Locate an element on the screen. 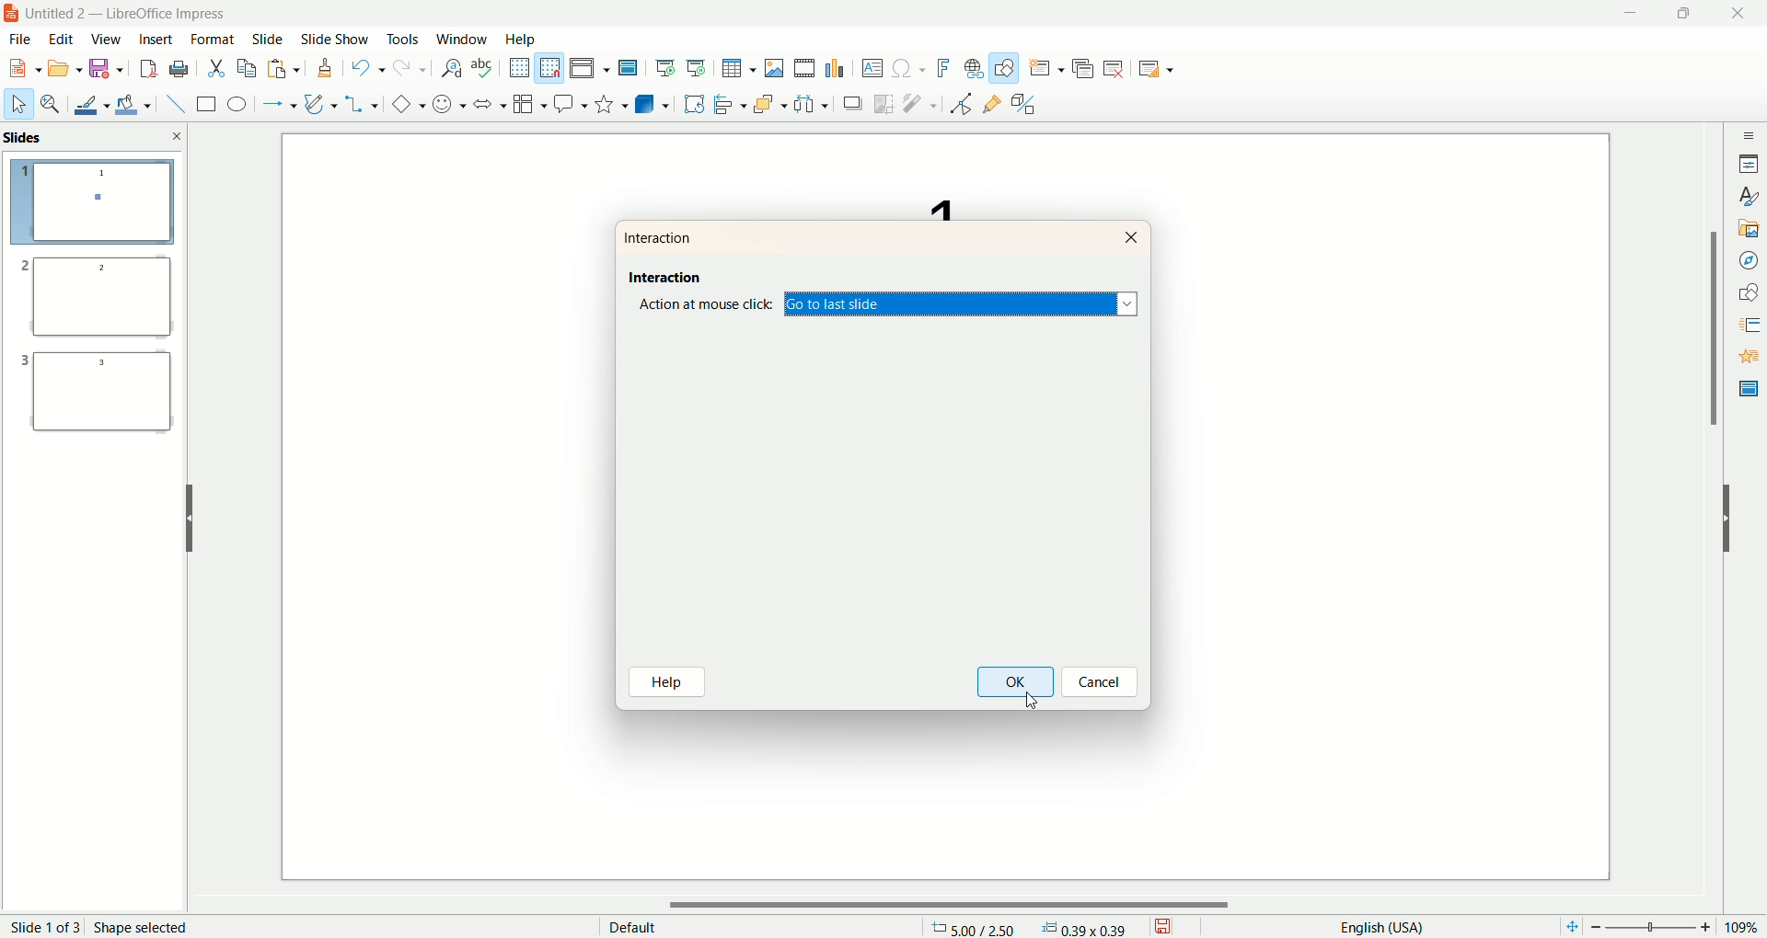  toggle extrusion is located at coordinates (1027, 105).